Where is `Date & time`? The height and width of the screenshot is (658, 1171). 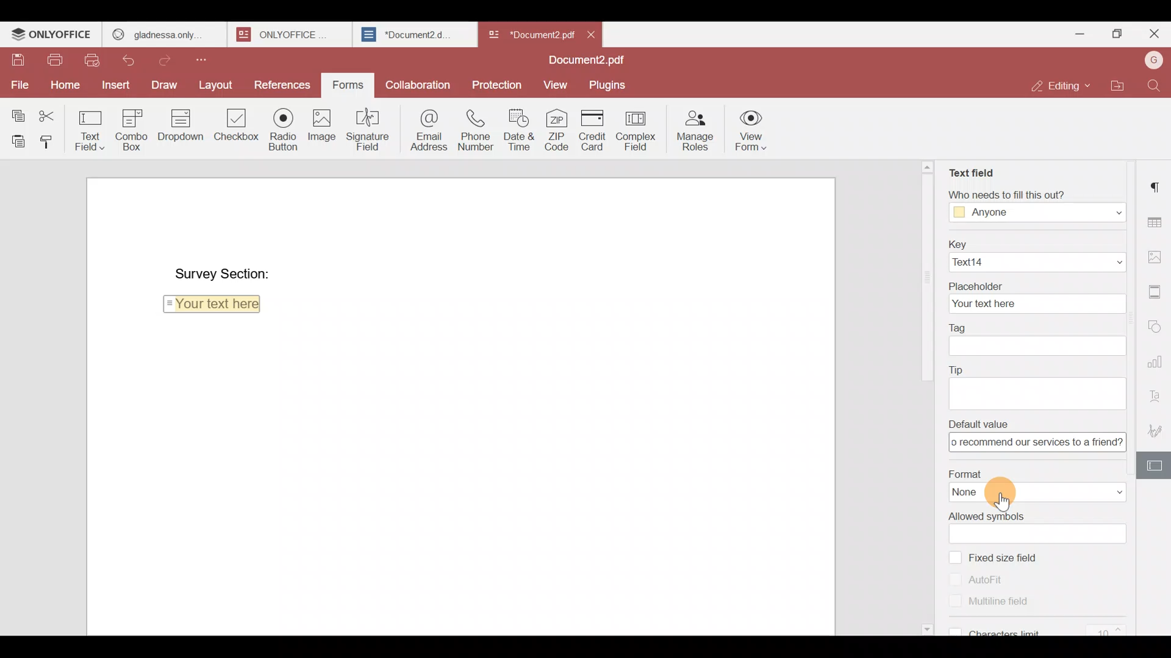
Date & time is located at coordinates (518, 129).